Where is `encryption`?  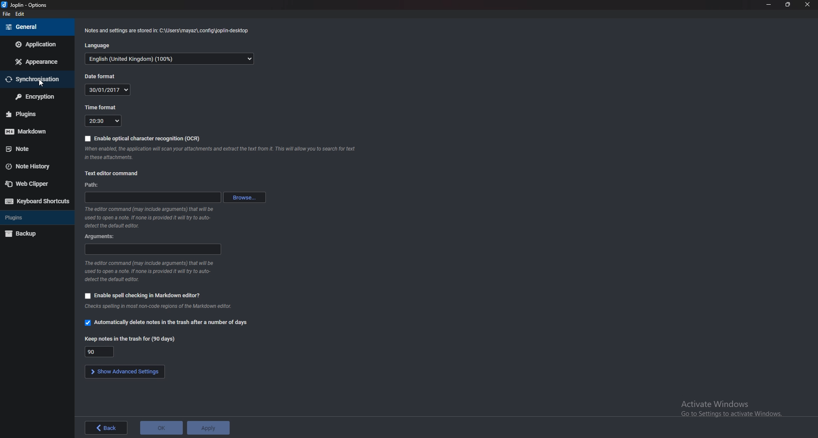
encryption is located at coordinates (34, 97).